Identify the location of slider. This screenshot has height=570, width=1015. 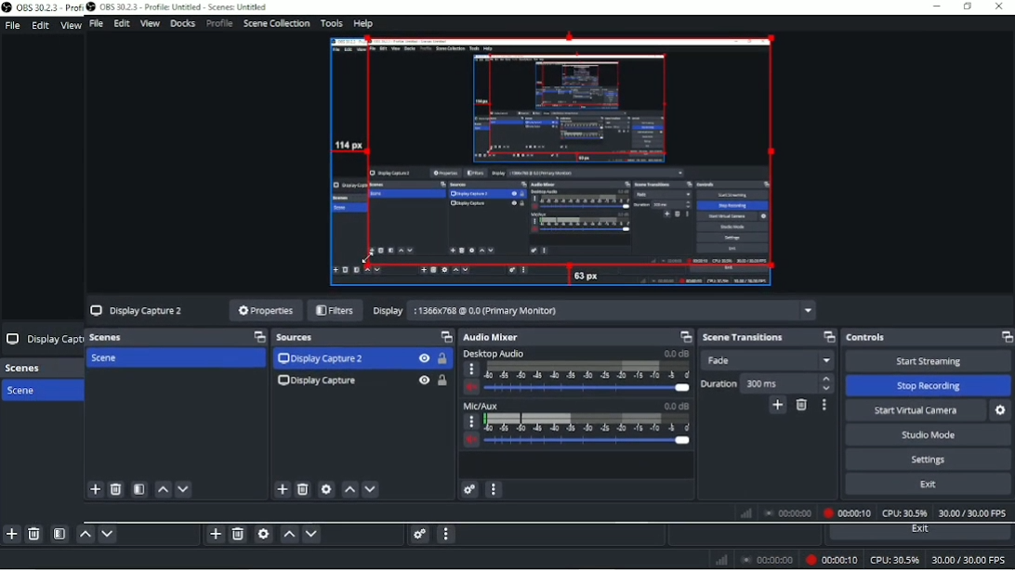
(589, 390).